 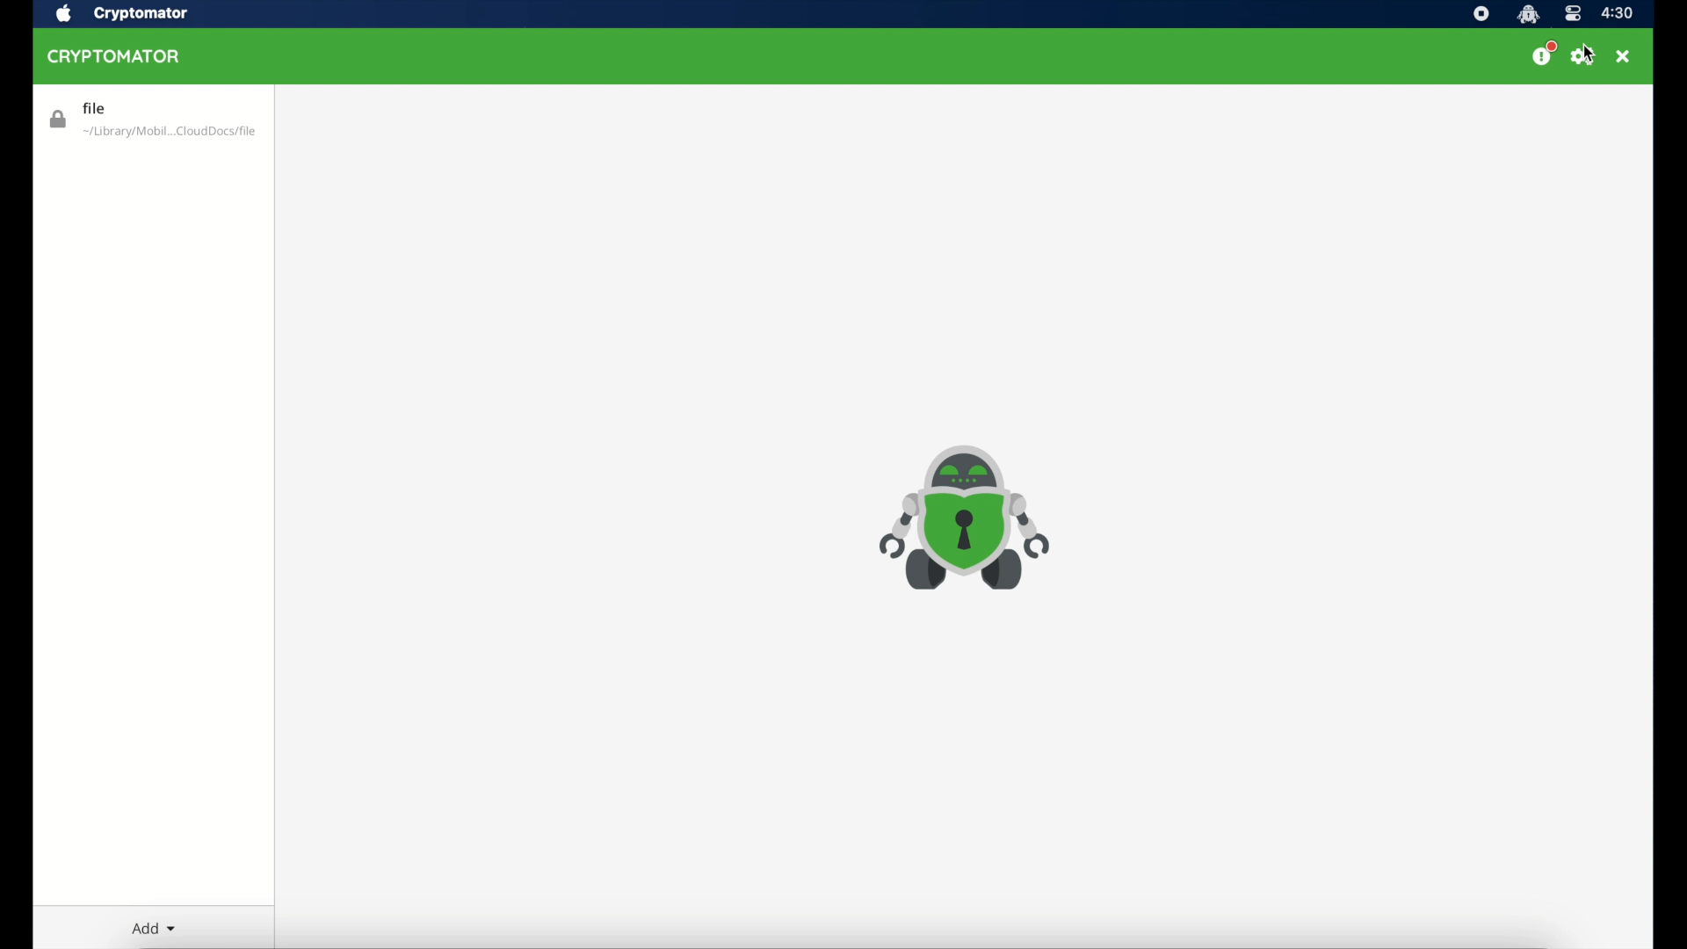 What do you see at coordinates (967, 520) in the screenshot?
I see `cryptomator icon` at bounding box center [967, 520].